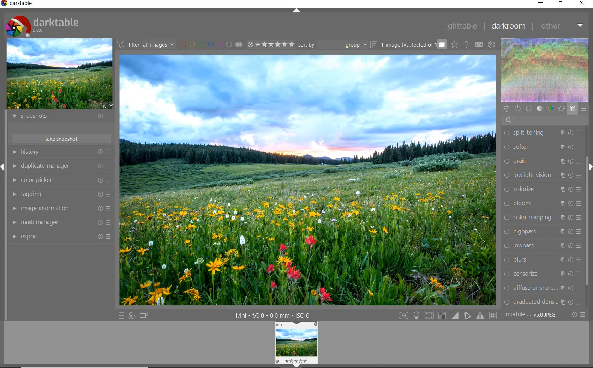  I want to click on darkroom, so click(509, 26).